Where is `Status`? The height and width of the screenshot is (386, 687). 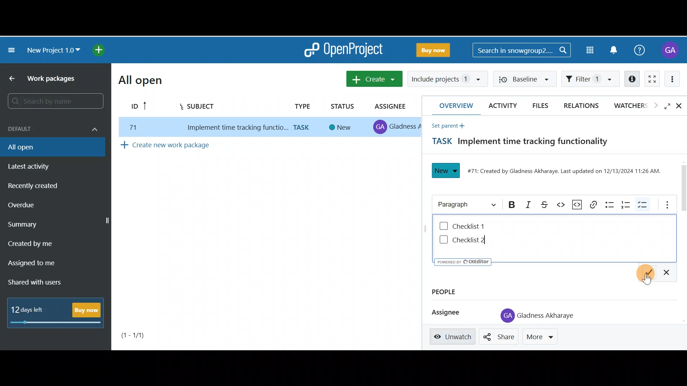 Status is located at coordinates (343, 105).